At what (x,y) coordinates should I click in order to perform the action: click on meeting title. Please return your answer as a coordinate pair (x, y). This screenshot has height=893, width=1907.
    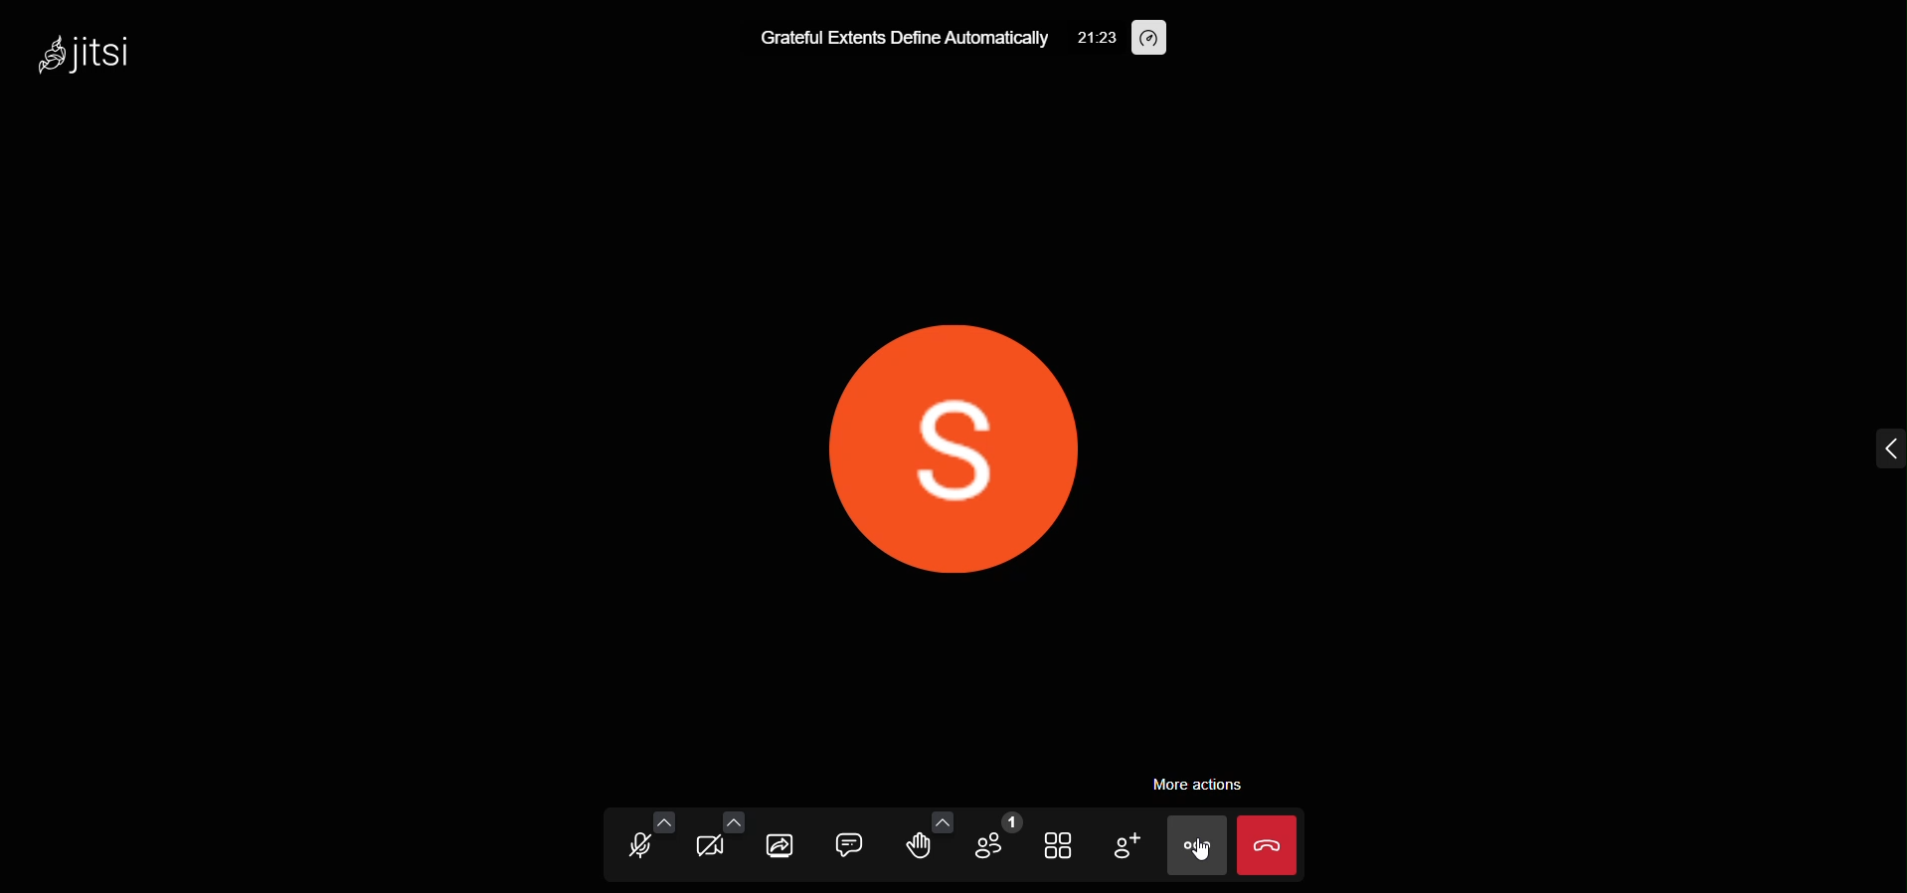
    Looking at the image, I should click on (901, 38).